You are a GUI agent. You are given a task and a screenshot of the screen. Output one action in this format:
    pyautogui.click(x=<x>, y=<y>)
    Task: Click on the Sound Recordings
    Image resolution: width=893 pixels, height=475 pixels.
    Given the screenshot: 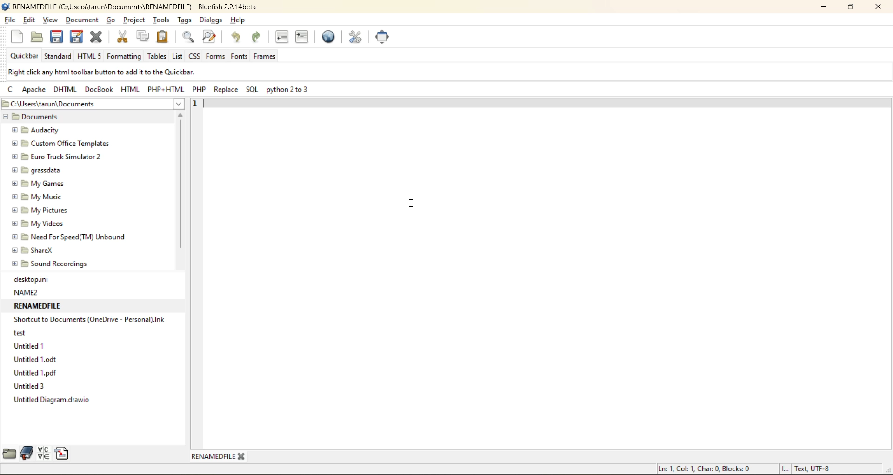 What is the action you would take?
    pyautogui.click(x=49, y=263)
    